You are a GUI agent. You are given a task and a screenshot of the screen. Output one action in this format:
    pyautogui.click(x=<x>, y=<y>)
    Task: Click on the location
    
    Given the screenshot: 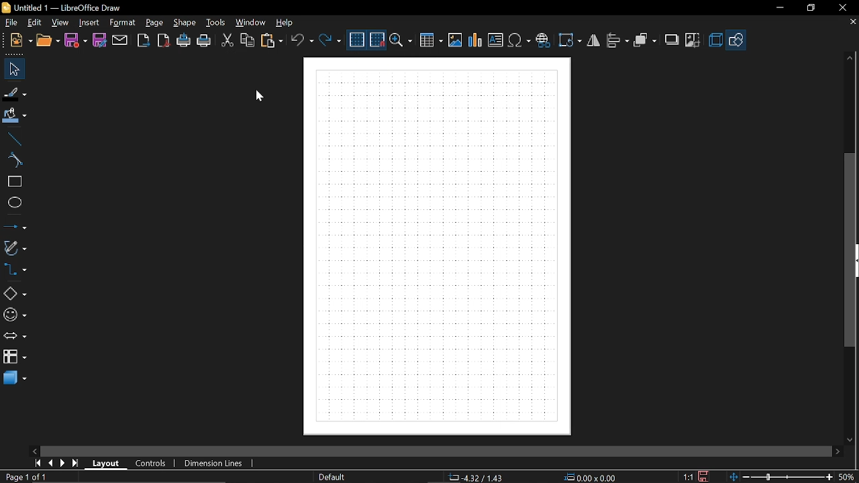 What is the action you would take?
    pyautogui.click(x=592, y=478)
    